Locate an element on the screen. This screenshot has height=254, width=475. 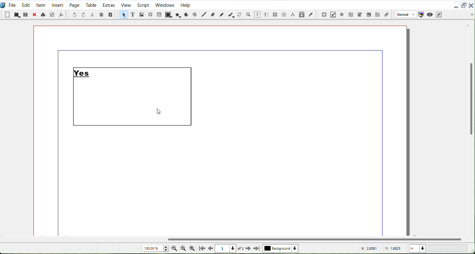
File is located at coordinates (13, 4).